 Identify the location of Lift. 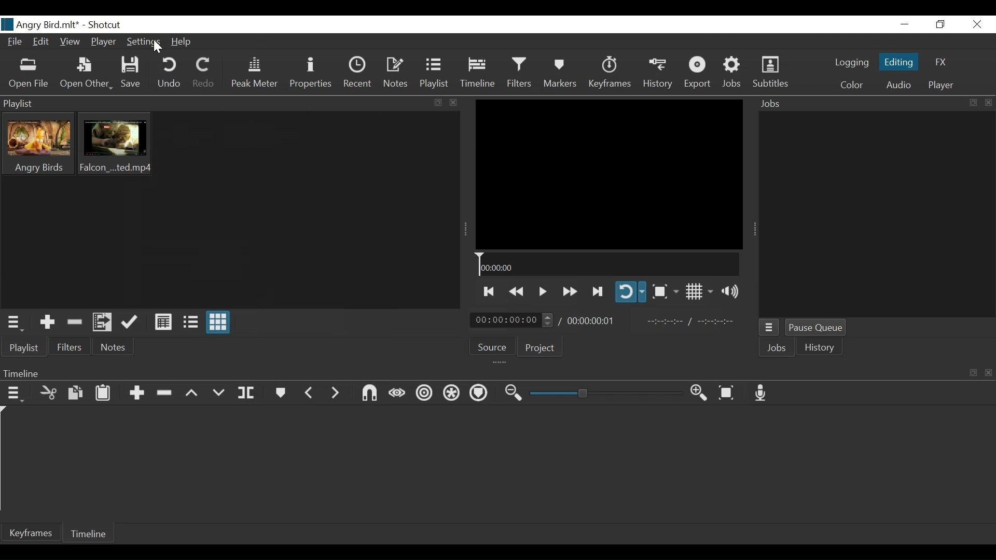
(192, 395).